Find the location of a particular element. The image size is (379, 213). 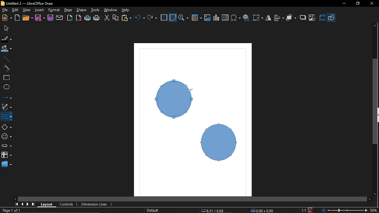

Fill line is located at coordinates (7, 39).